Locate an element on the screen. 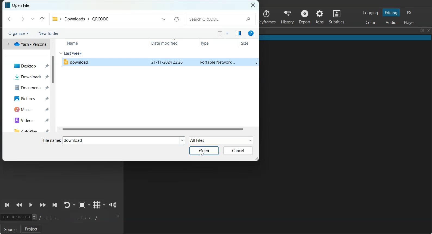 Image resolution: width=432 pixels, height=234 pixels. More is located at coordinates (117, 216).